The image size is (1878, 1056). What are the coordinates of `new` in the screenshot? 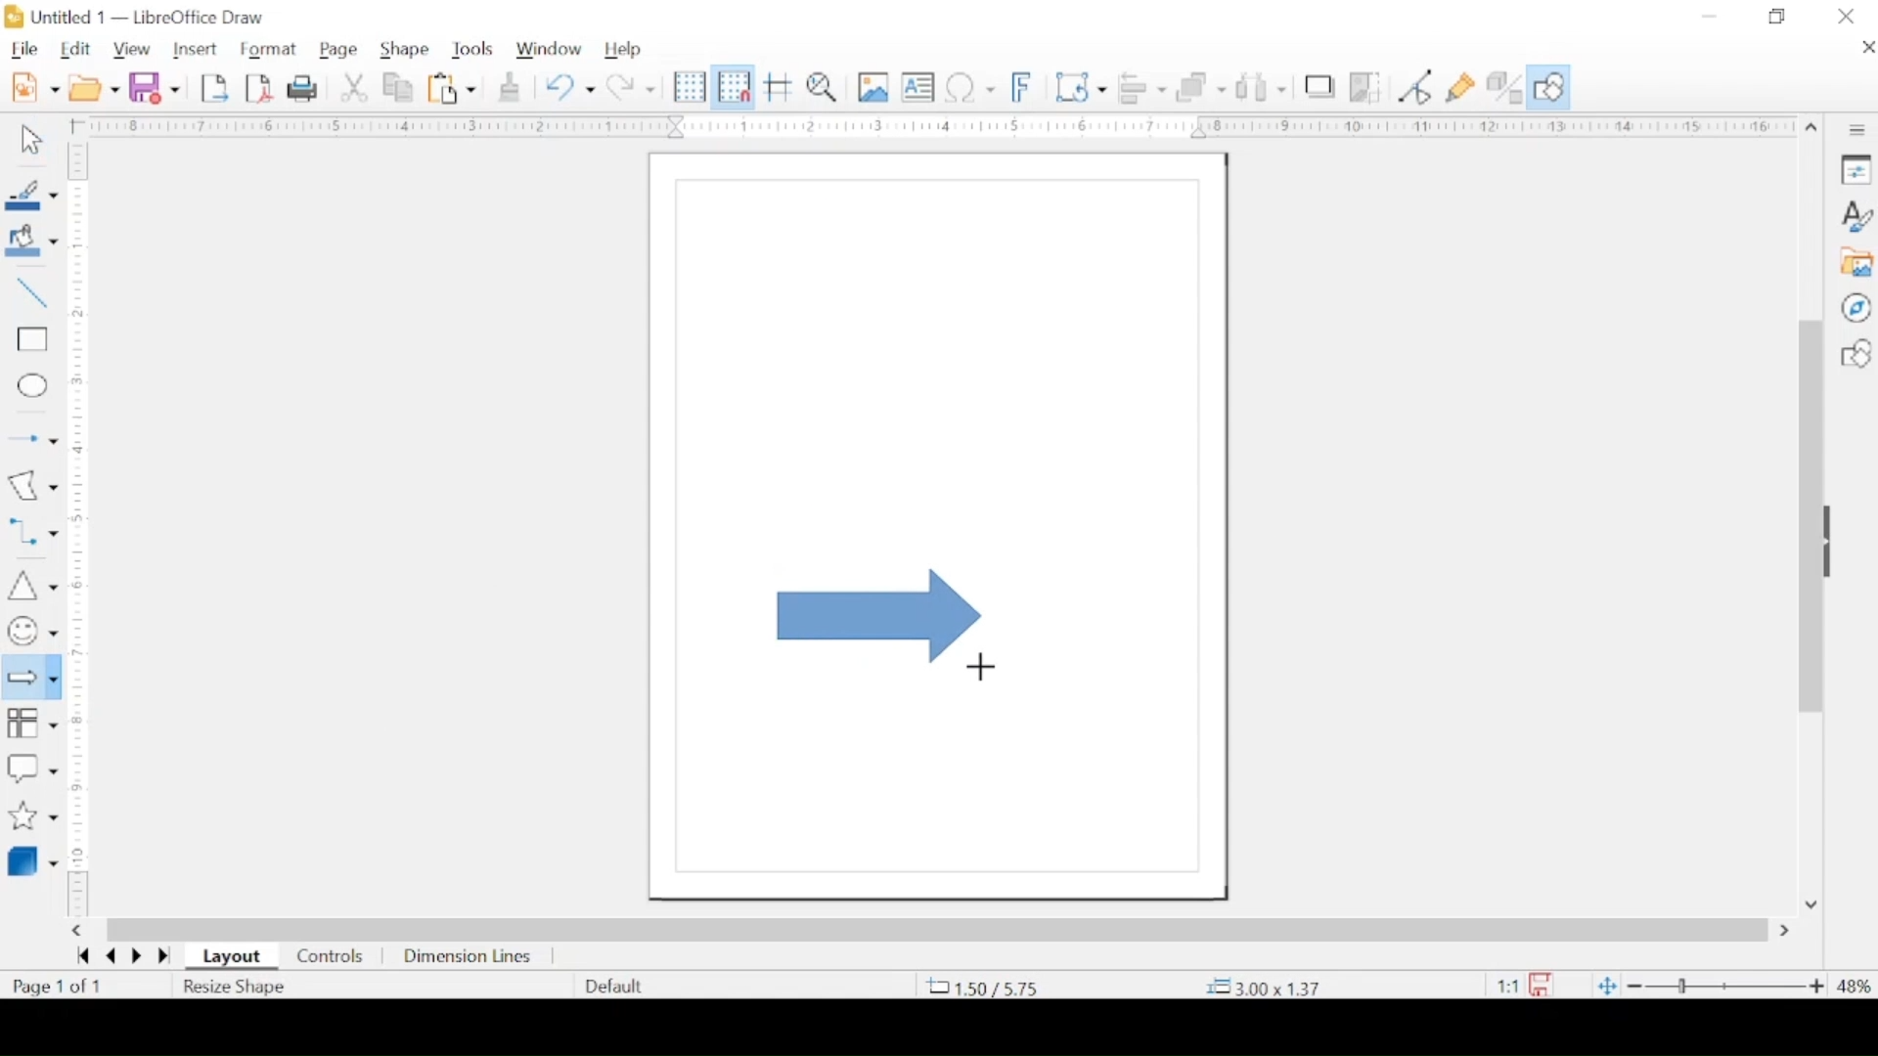 It's located at (35, 87).